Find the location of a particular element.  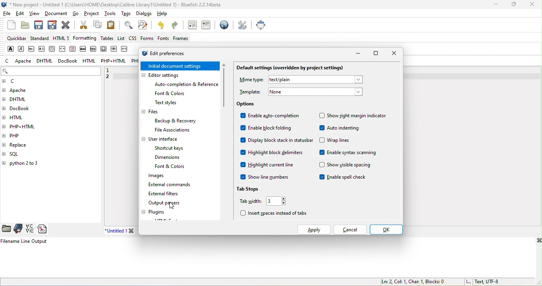

cancel is located at coordinates (350, 229).